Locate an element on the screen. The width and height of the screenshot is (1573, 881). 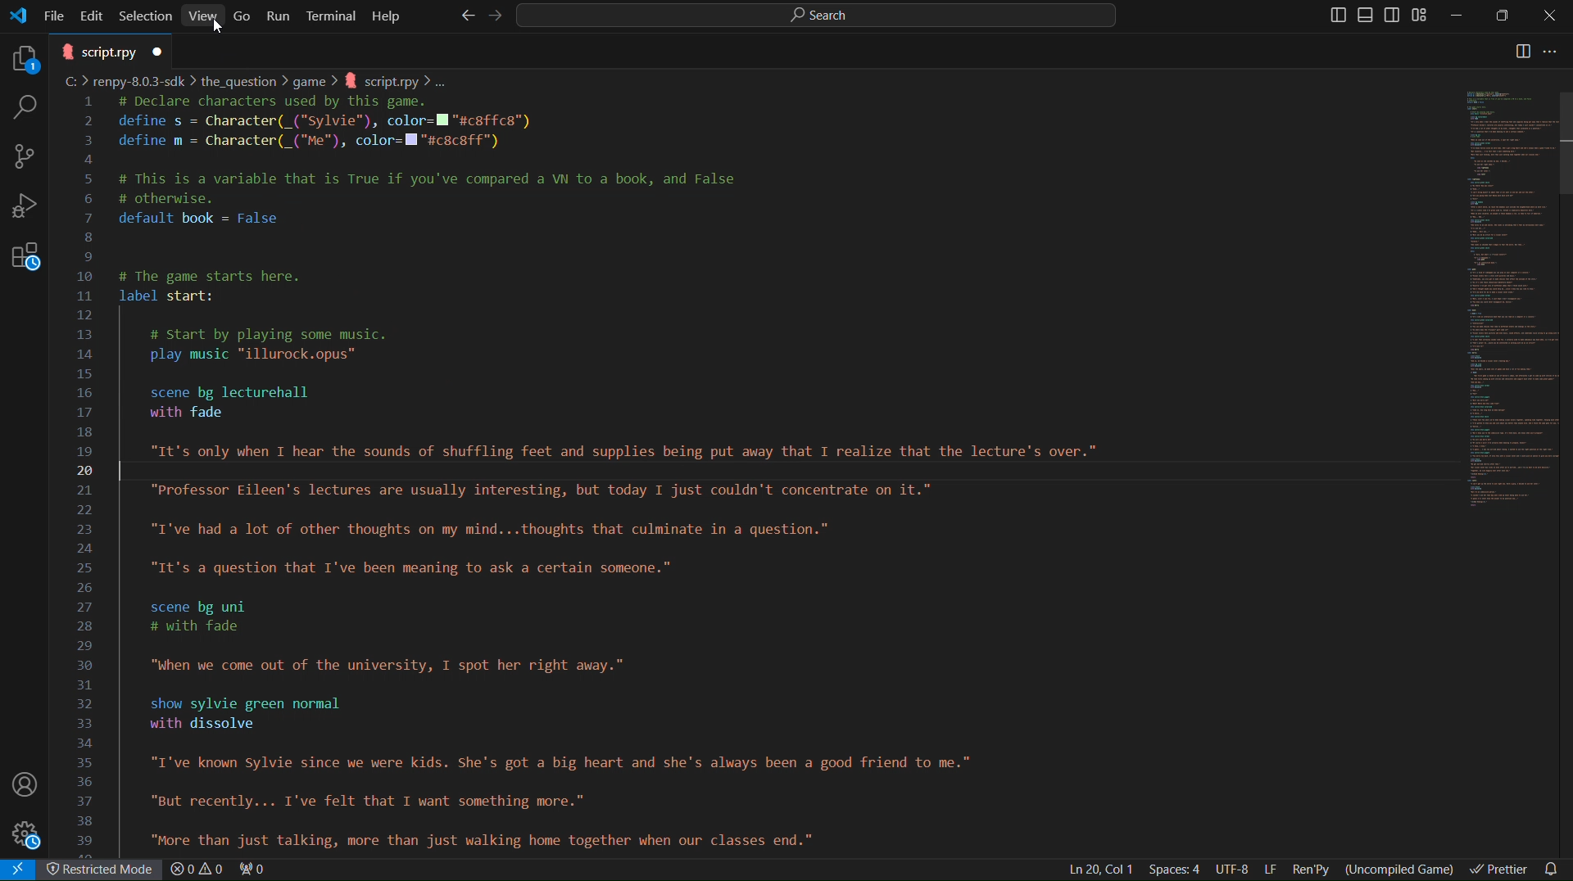
LF is located at coordinates (1271, 870).